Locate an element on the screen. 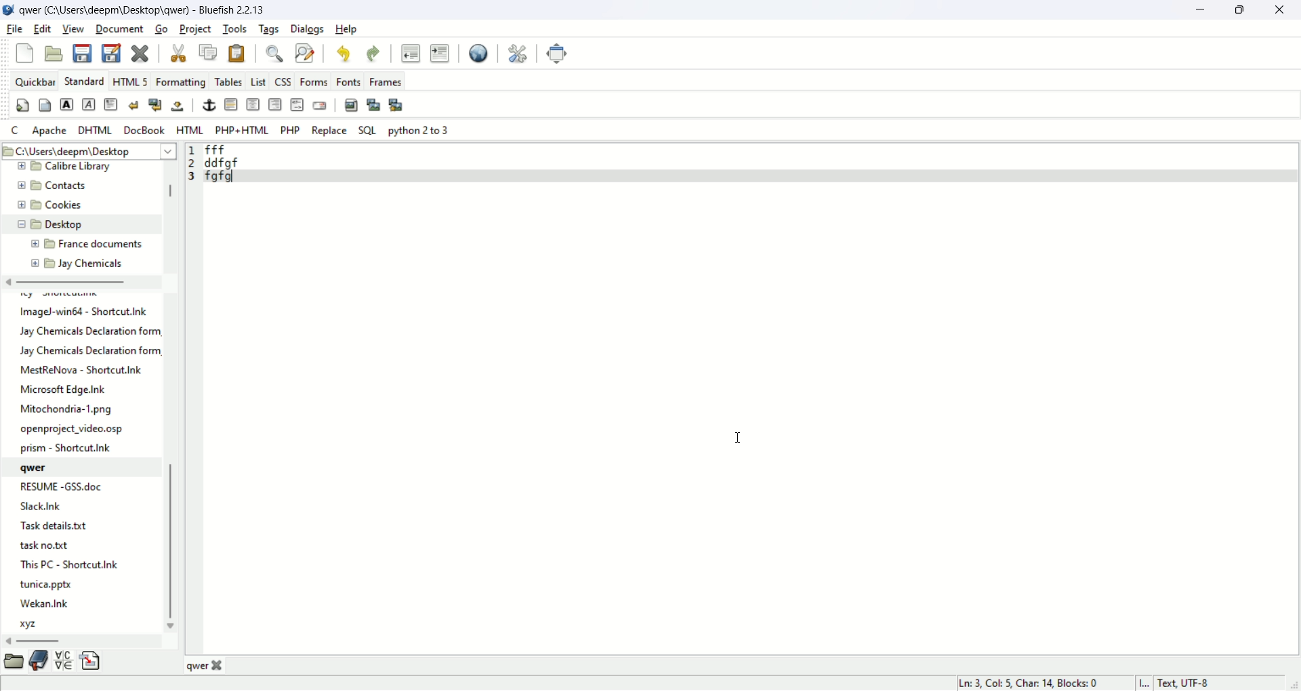 This screenshot has width=1301, height=691. qwer (C:\Users\deepm\Desktop\qwer)- Bluefish 2.2.13 is located at coordinates (146, 9).